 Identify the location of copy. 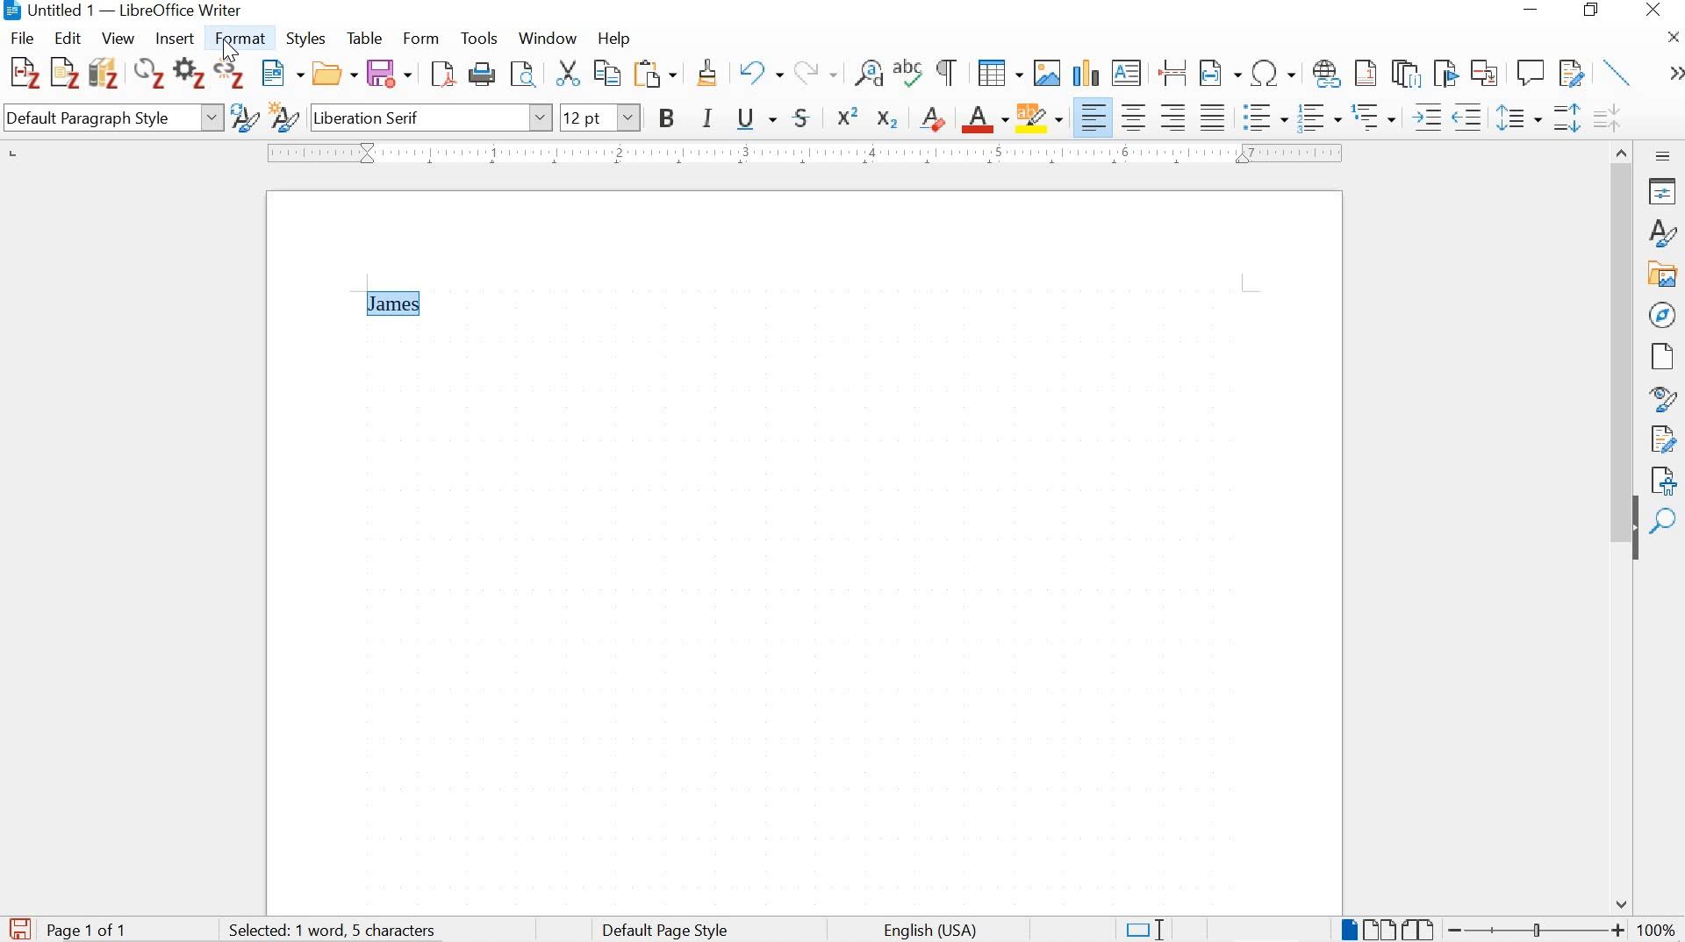
(606, 73).